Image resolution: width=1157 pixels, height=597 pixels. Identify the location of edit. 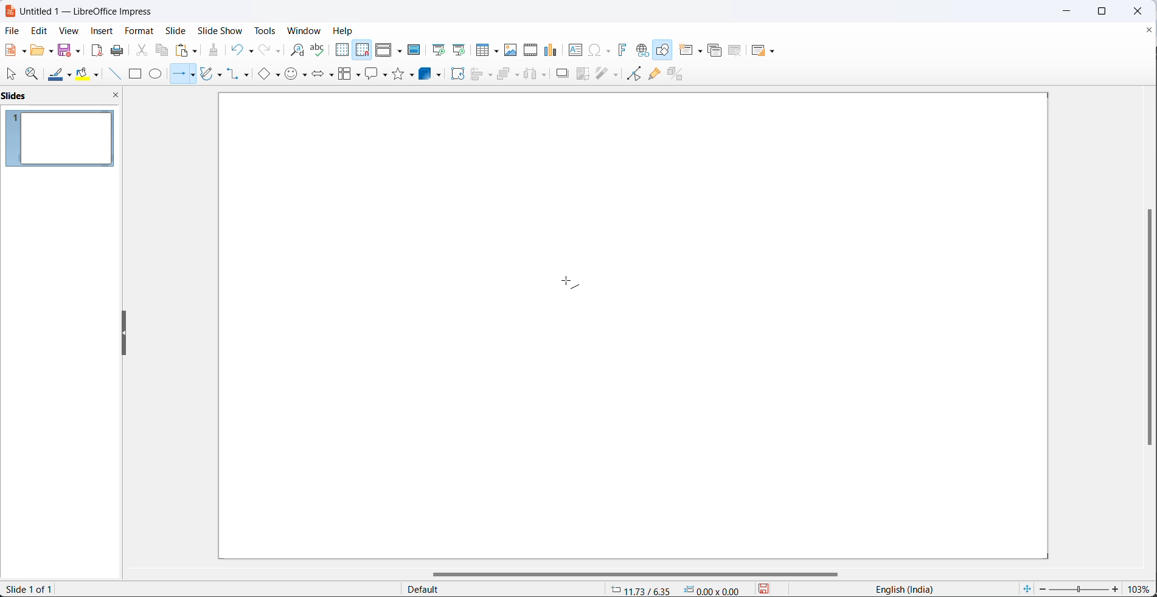
(39, 29).